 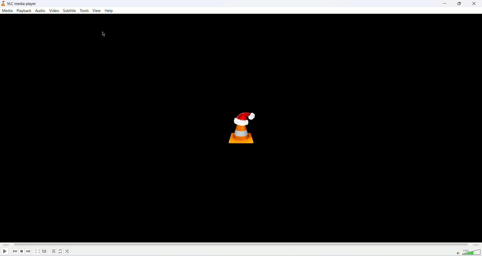 I want to click on fullscreen, so click(x=38, y=251).